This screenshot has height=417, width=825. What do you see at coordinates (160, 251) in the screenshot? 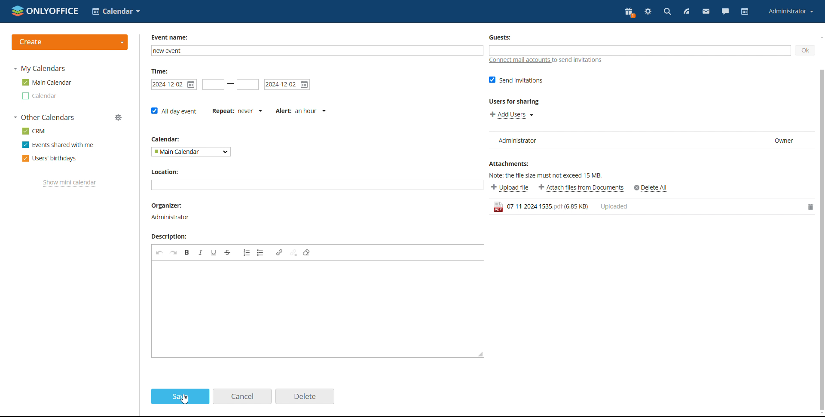
I see `undo` at bounding box center [160, 251].